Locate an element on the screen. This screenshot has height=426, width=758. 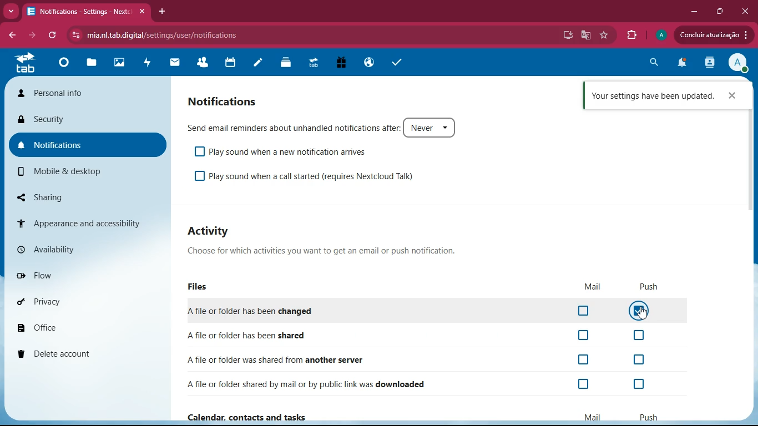
close is located at coordinates (734, 94).